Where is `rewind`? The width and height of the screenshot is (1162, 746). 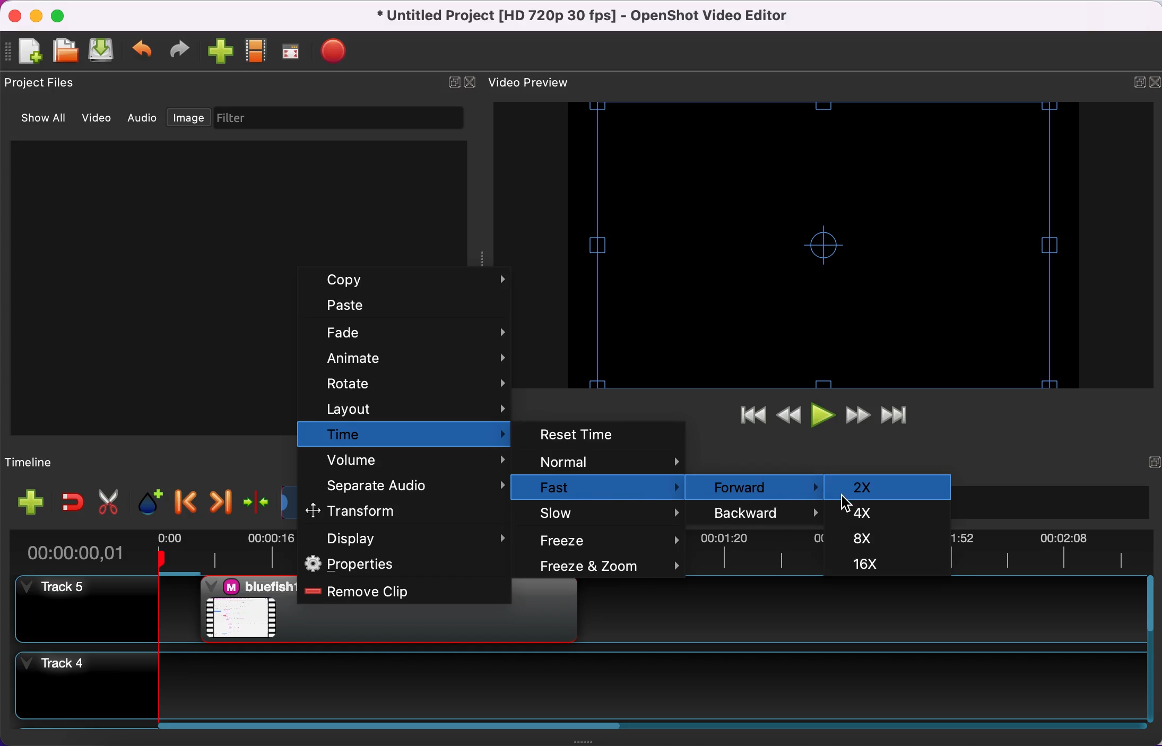
rewind is located at coordinates (786, 419).